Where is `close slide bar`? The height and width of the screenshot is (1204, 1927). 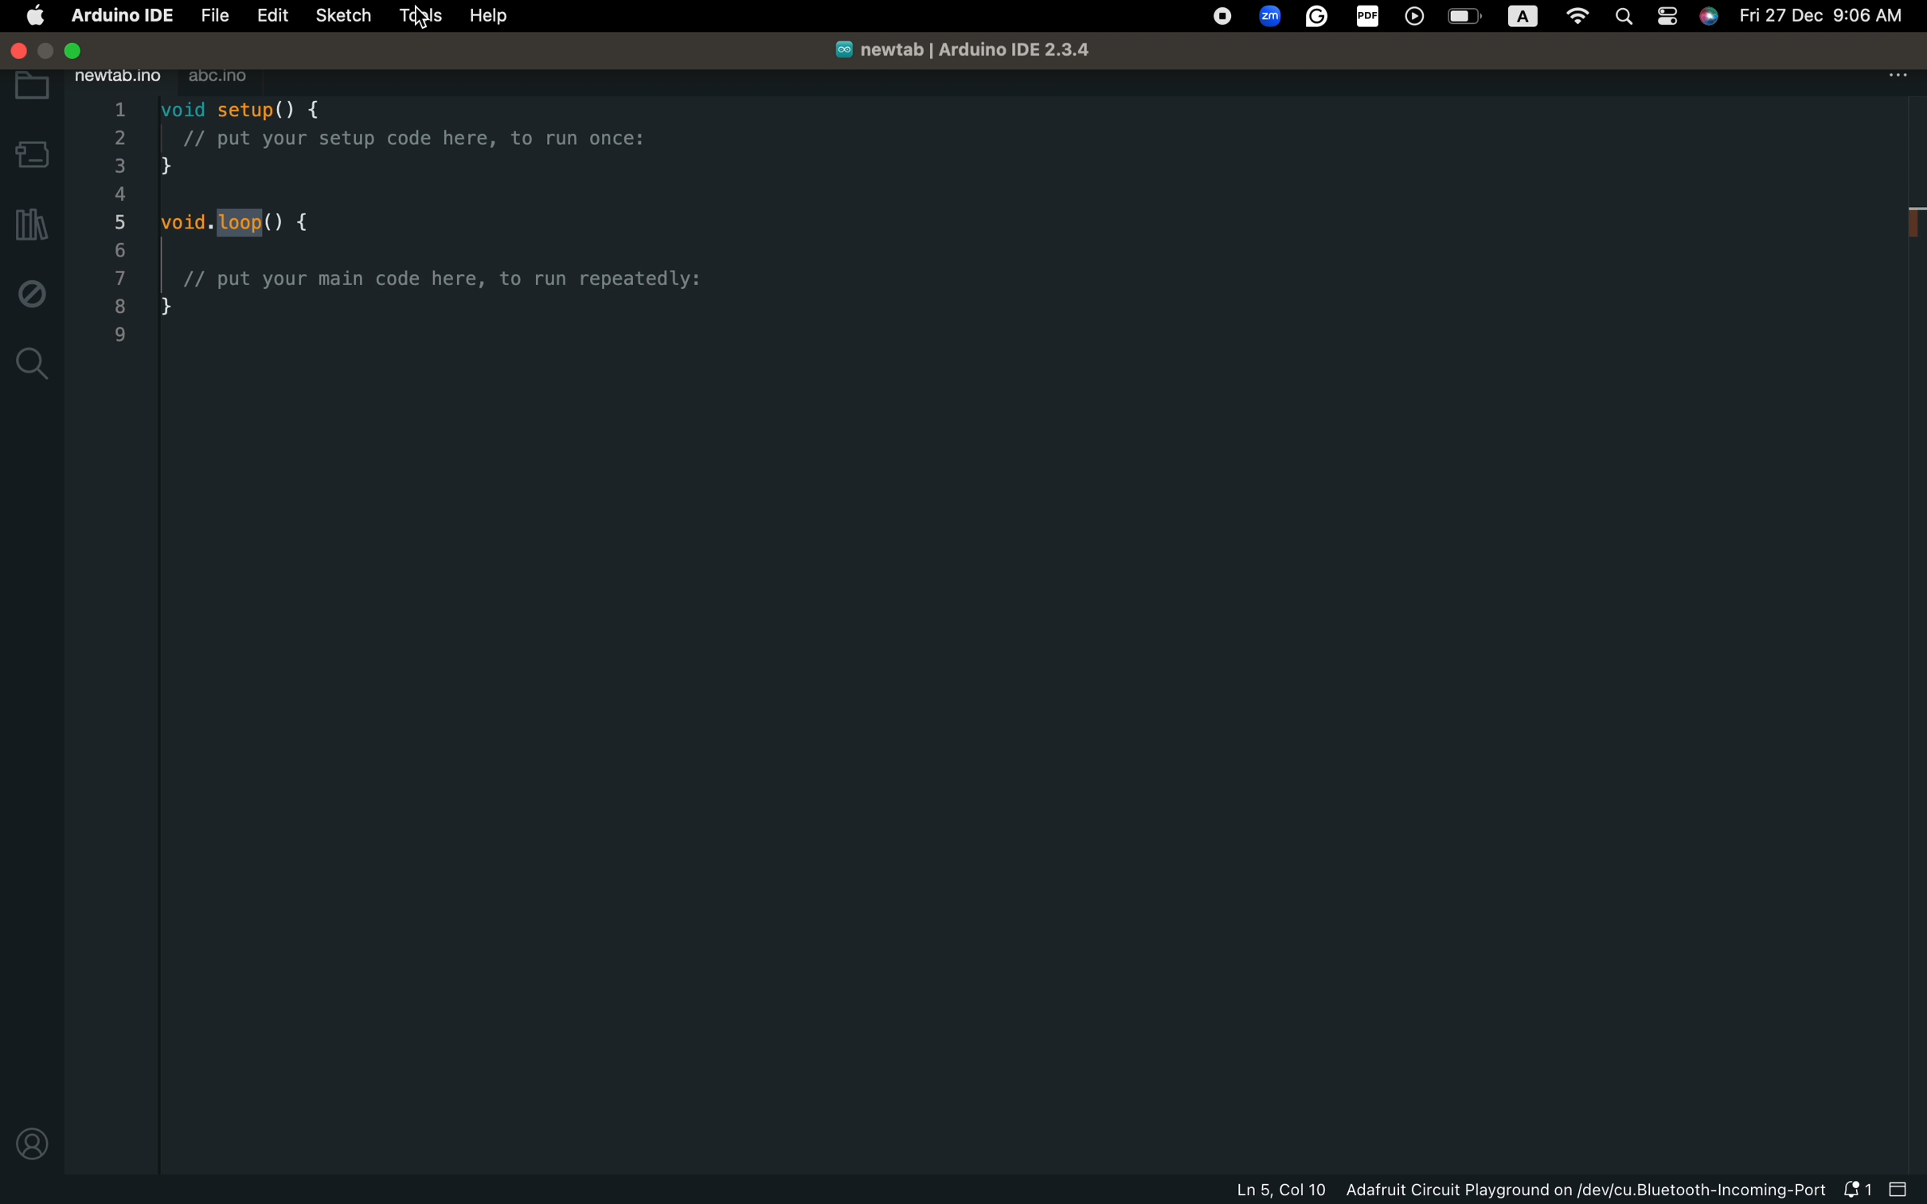
close slide bar is located at coordinates (1901, 1189).